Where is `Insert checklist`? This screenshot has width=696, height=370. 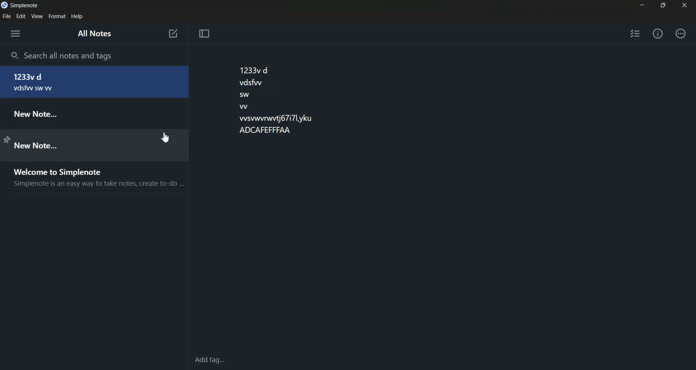 Insert checklist is located at coordinates (636, 33).